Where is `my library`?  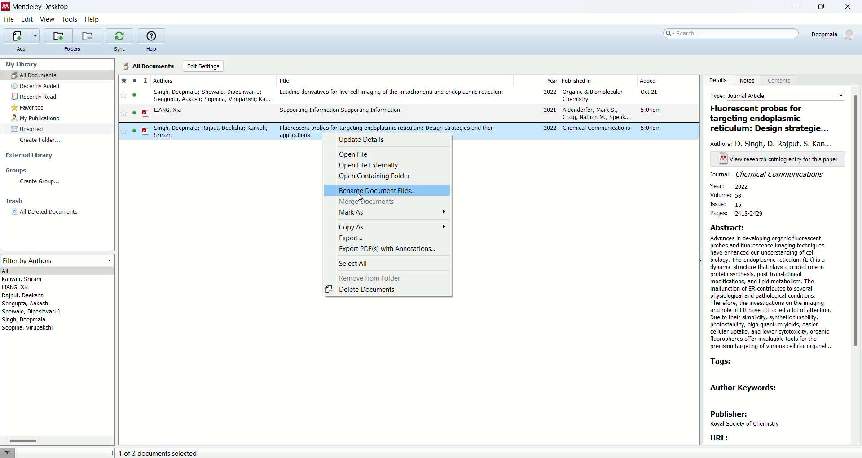
my library is located at coordinates (23, 64).